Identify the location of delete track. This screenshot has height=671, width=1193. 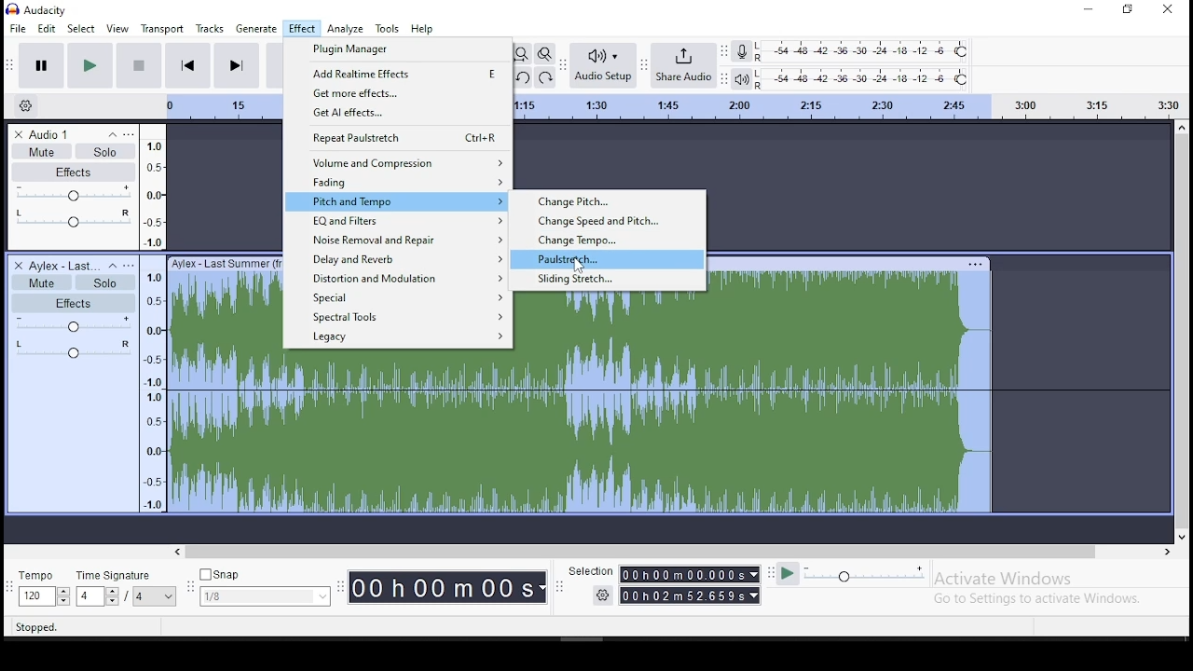
(20, 265).